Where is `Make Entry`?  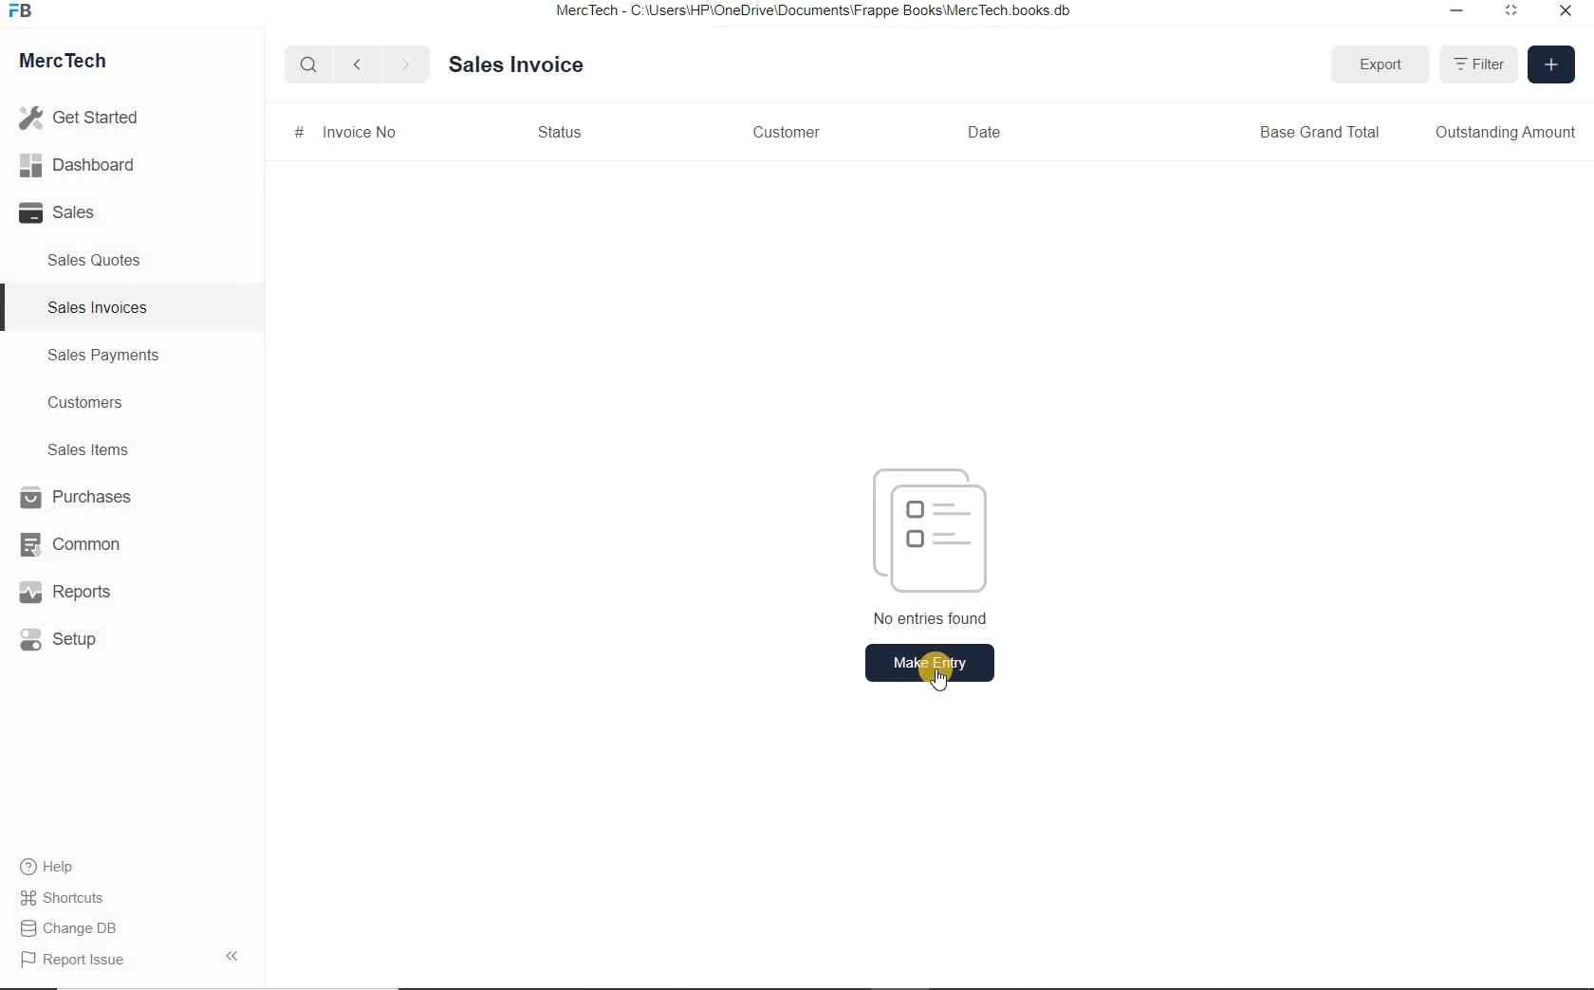
Make Entry is located at coordinates (931, 662).